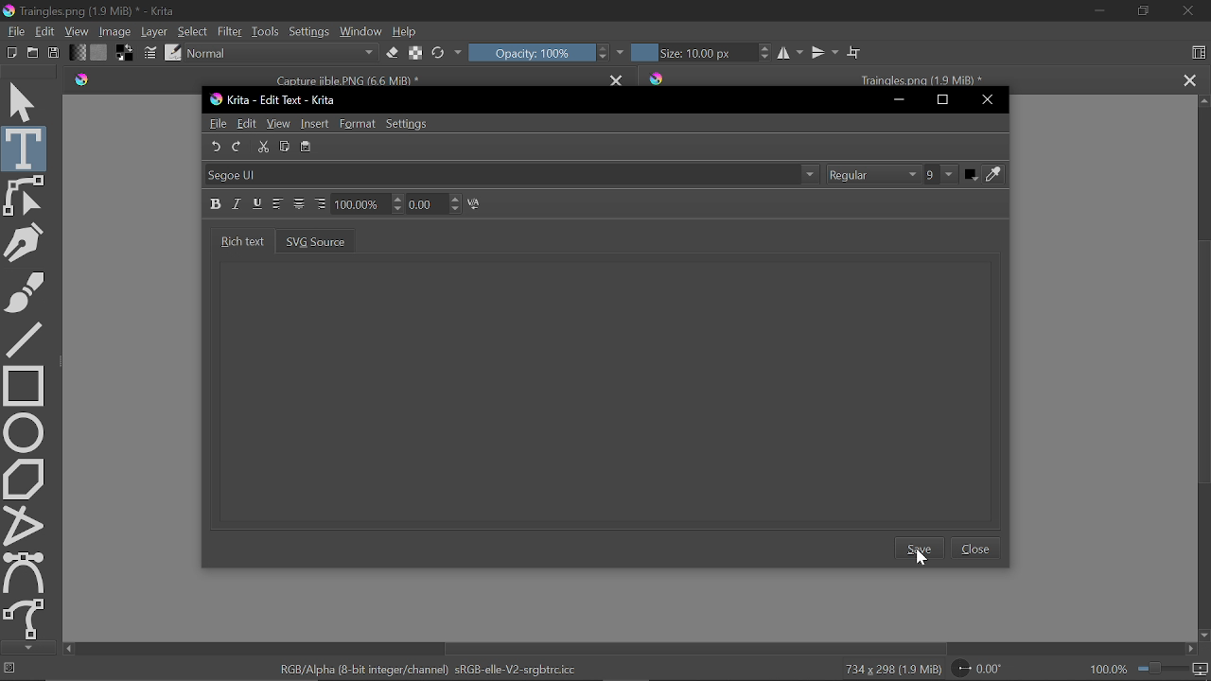 Image resolution: width=1211 pixels, height=681 pixels. What do you see at coordinates (219, 125) in the screenshot?
I see `File` at bounding box center [219, 125].